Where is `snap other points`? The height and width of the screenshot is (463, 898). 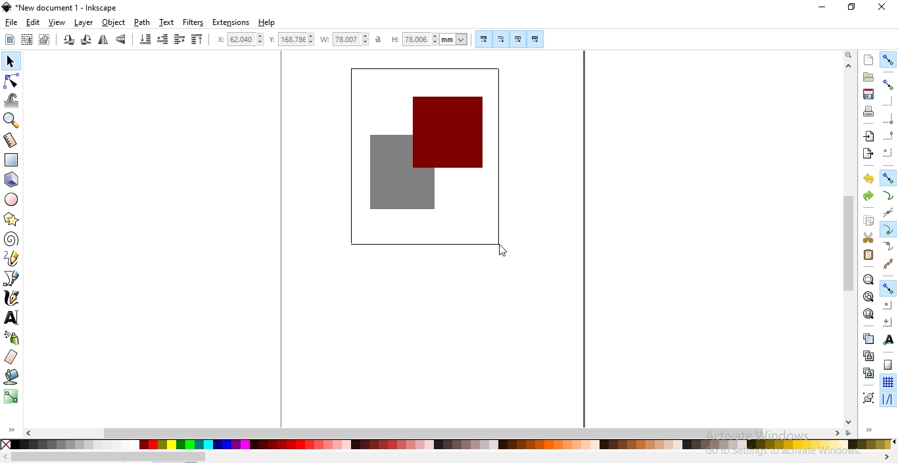
snap other points is located at coordinates (889, 287).